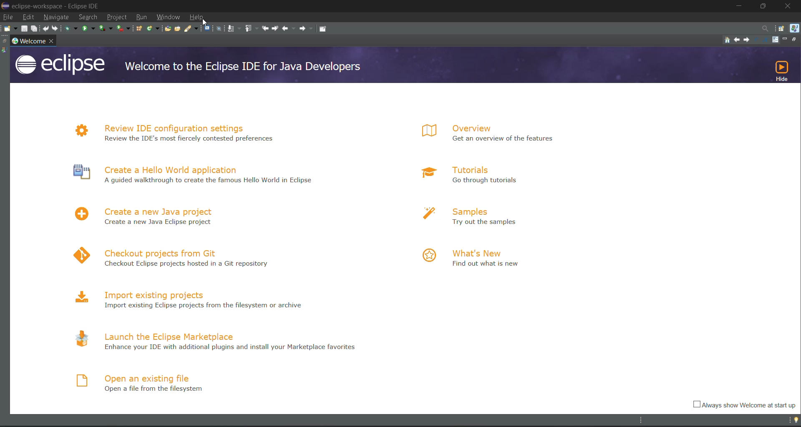  What do you see at coordinates (780, 70) in the screenshot?
I see `hide` at bounding box center [780, 70].